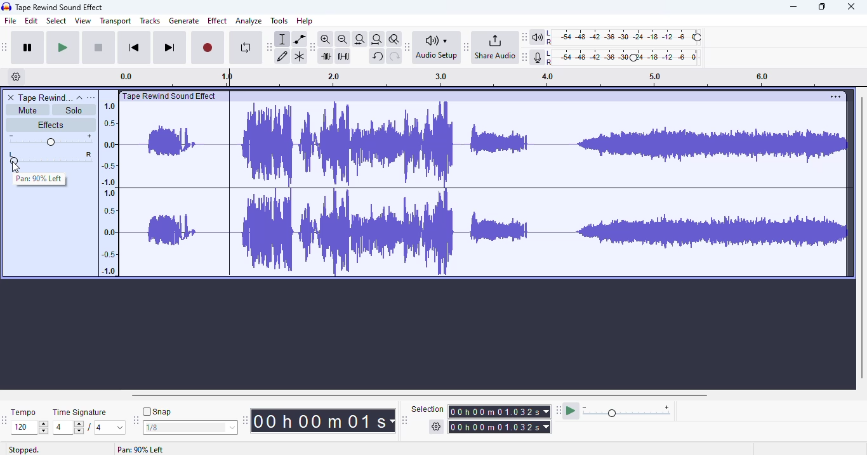 The image size is (867, 455). I want to click on generate, so click(184, 21).